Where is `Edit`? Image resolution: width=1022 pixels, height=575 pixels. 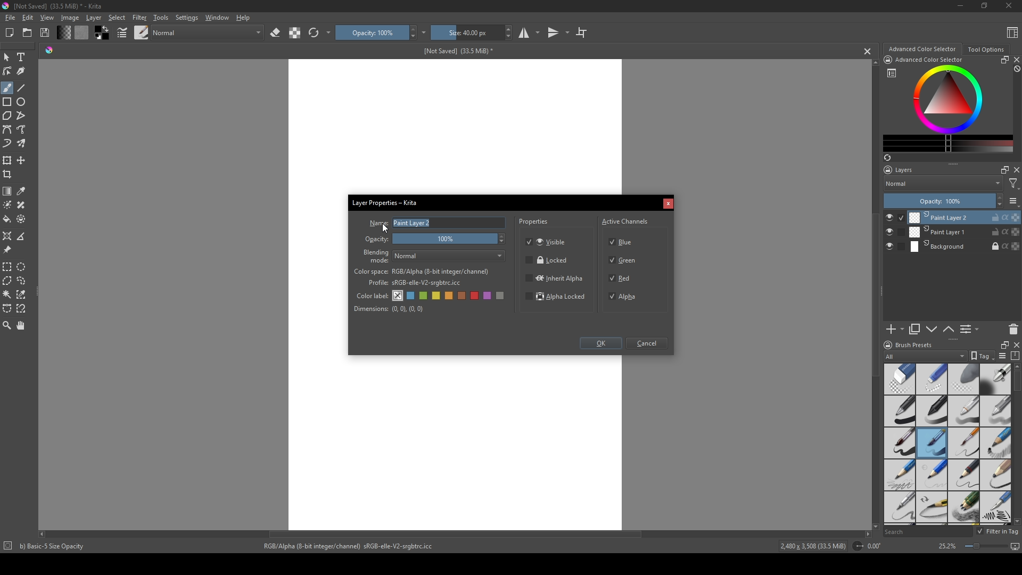
Edit is located at coordinates (27, 18).